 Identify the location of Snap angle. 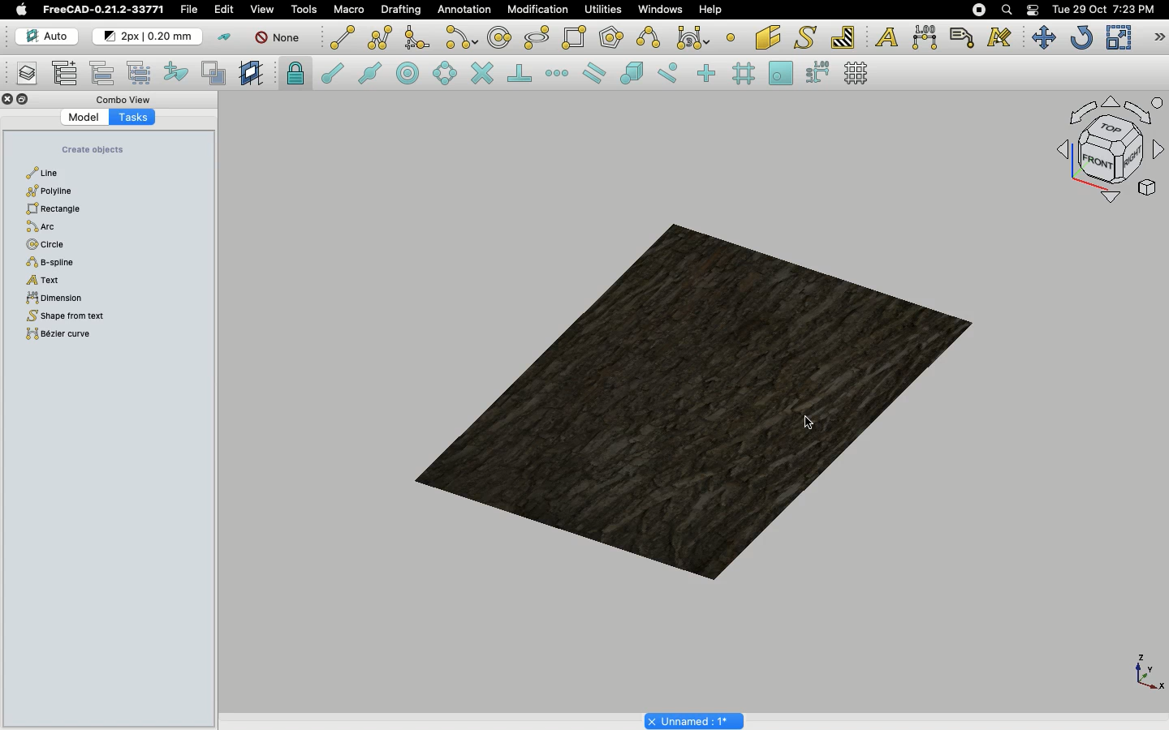
(441, 72).